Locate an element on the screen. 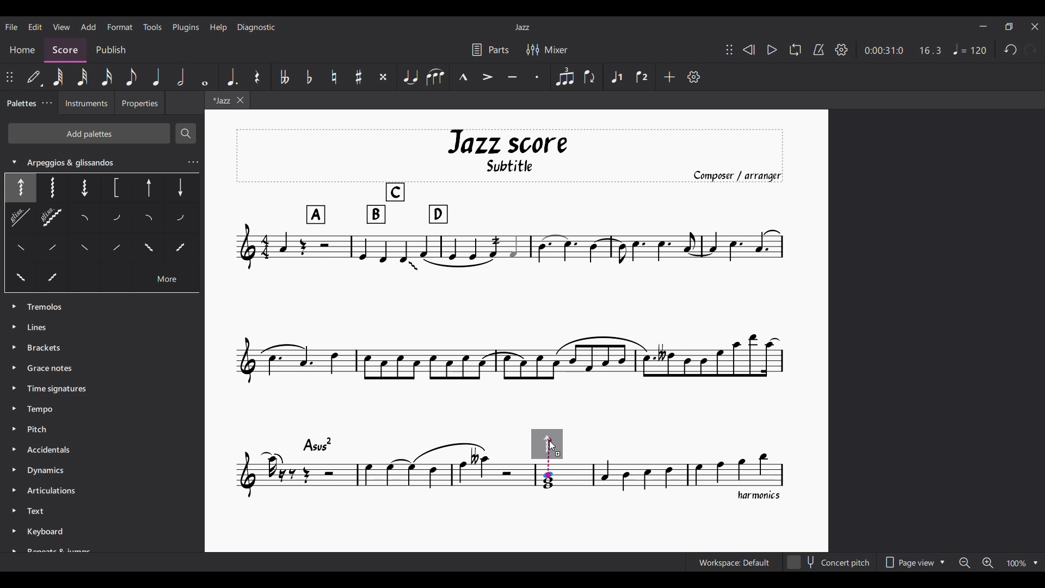 Image resolution: width=1045 pixels, height=588 pixels. Settings is located at coordinates (841, 50).